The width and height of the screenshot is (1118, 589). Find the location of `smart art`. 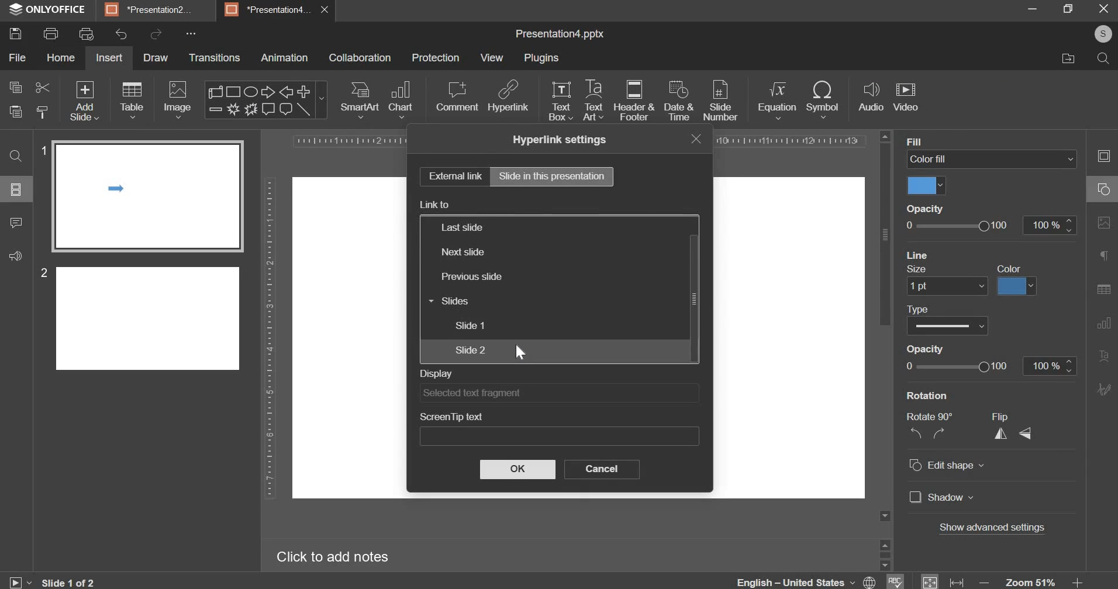

smart art is located at coordinates (361, 101).